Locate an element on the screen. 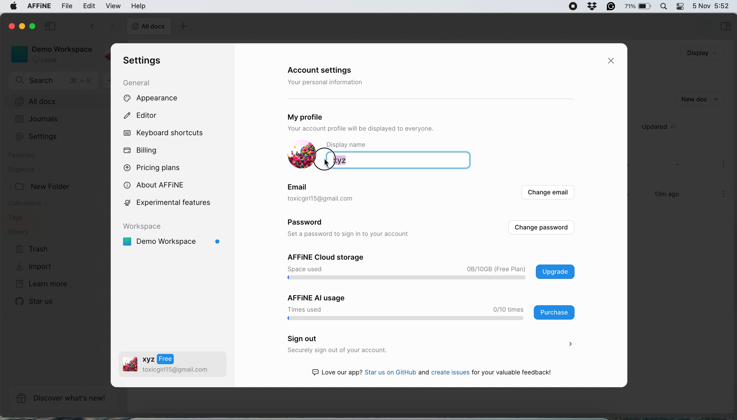 The height and width of the screenshot is (420, 737). tags is located at coordinates (18, 218).